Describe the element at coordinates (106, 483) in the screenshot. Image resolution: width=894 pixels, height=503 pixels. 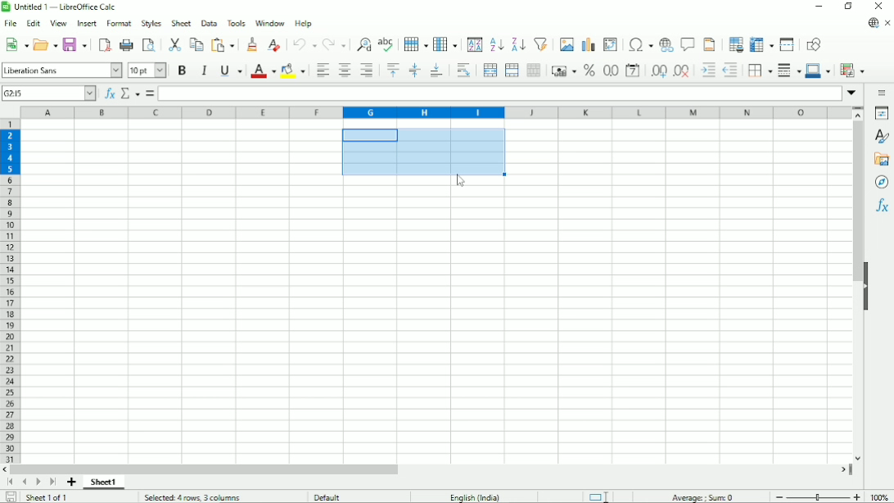
I see `Sheet 1` at that location.